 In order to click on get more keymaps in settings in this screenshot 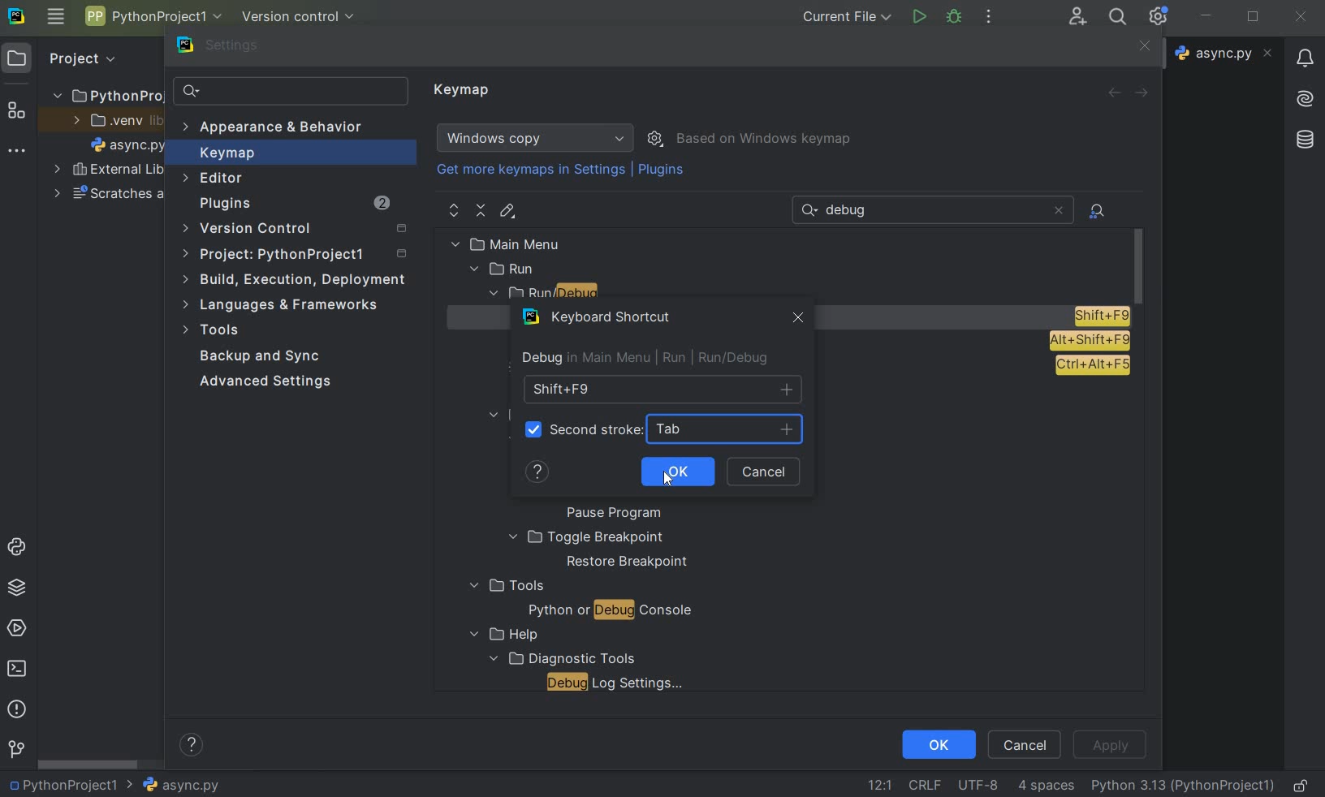, I will do `click(533, 172)`.